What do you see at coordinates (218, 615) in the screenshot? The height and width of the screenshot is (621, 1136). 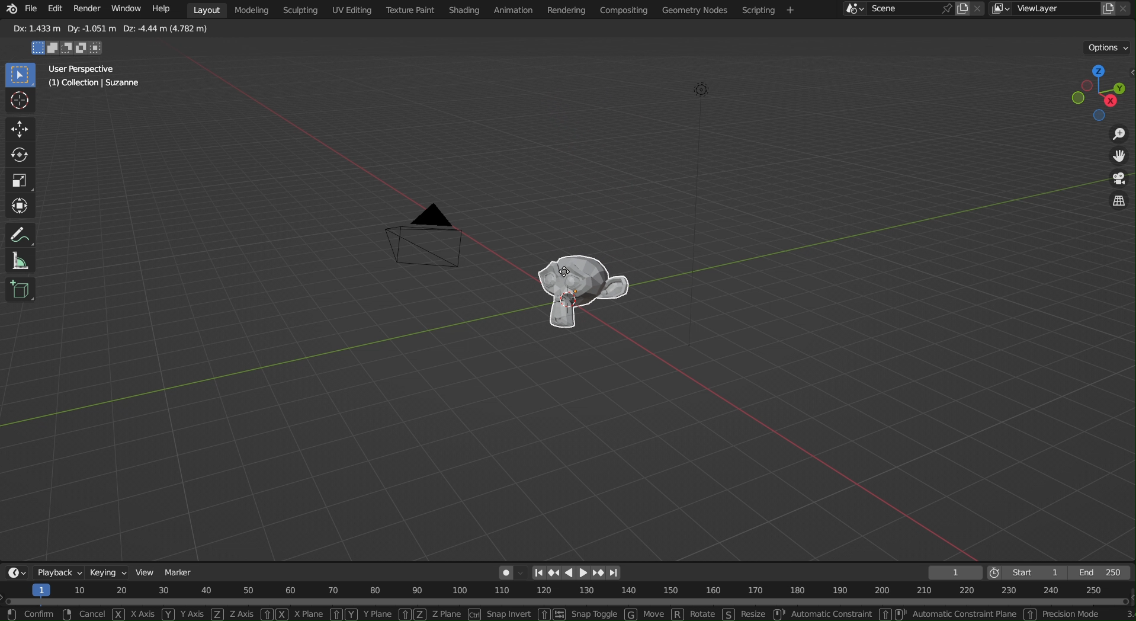 I see `Z` at bounding box center [218, 615].